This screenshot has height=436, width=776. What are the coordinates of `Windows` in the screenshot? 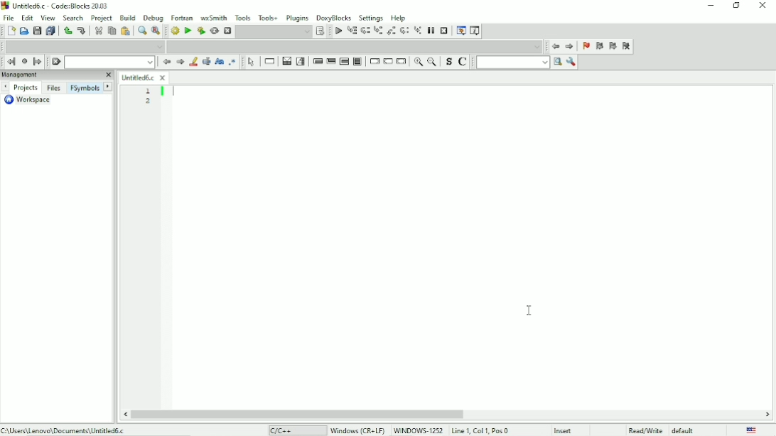 It's located at (386, 430).